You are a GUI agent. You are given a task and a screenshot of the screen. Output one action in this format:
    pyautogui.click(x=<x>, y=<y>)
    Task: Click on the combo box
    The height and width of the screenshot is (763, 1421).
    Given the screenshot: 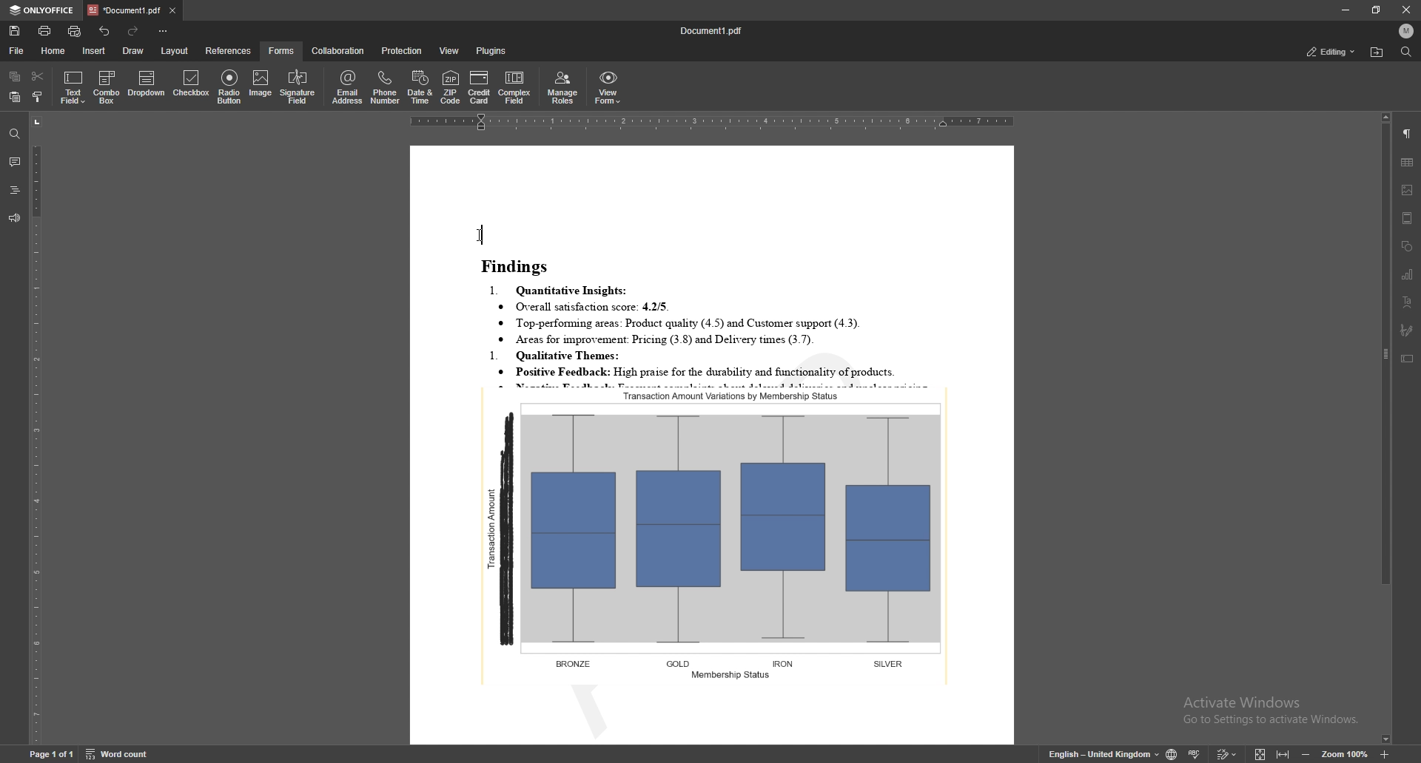 What is the action you would take?
    pyautogui.click(x=108, y=87)
    